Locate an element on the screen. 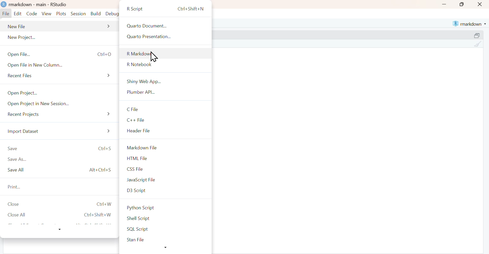 The height and width of the screenshot is (254, 489). cursor is located at coordinates (153, 57).